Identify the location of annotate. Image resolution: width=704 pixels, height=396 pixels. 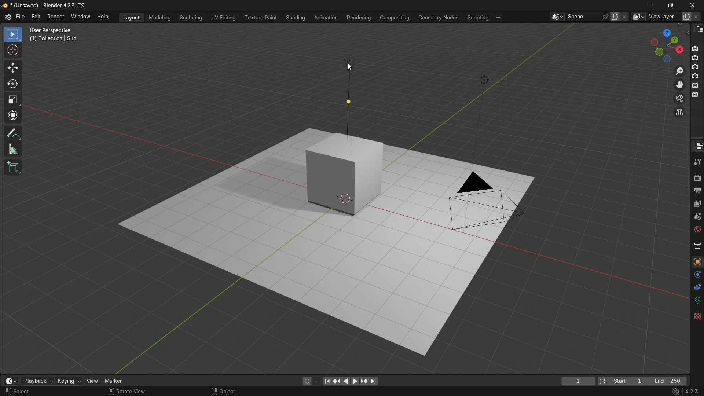
(14, 134).